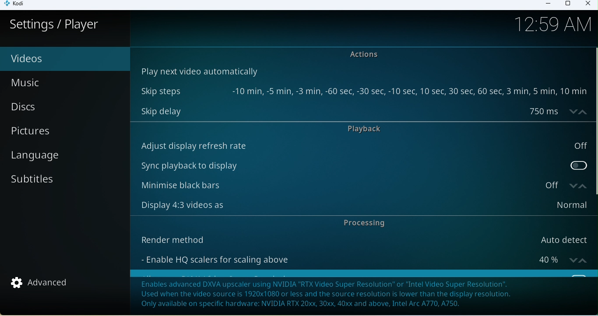 Image resolution: width=598 pixels, height=316 pixels. I want to click on Minimize black bars, so click(347, 186).